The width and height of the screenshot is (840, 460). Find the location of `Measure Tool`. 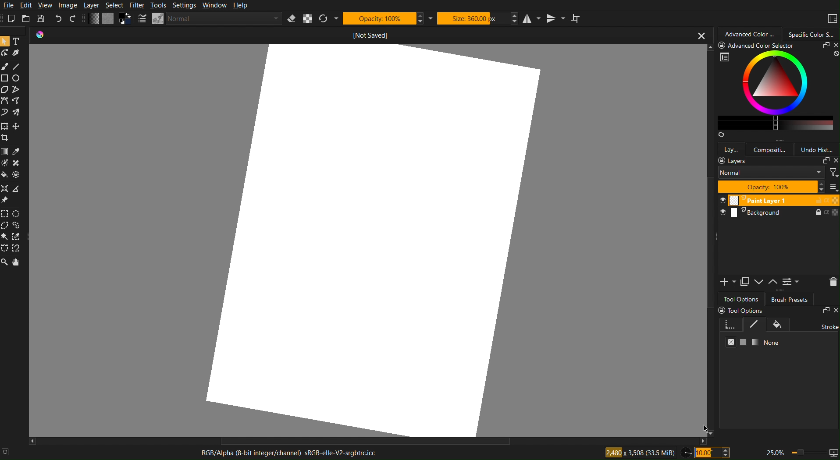

Measure Tool is located at coordinates (16, 189).